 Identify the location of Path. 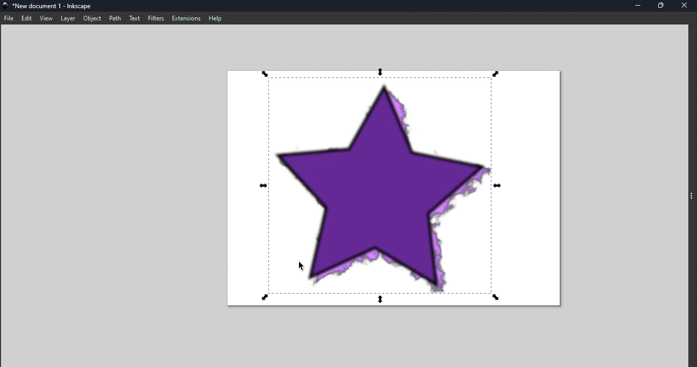
(116, 17).